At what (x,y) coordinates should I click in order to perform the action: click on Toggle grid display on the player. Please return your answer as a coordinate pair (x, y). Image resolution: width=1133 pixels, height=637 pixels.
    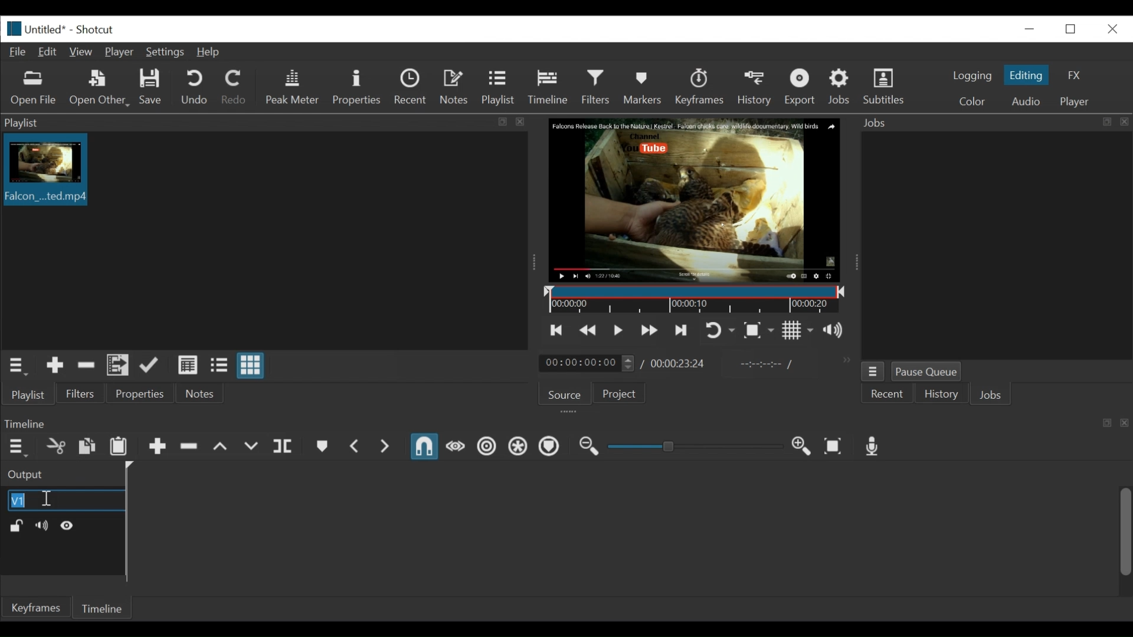
    Looking at the image, I should click on (797, 330).